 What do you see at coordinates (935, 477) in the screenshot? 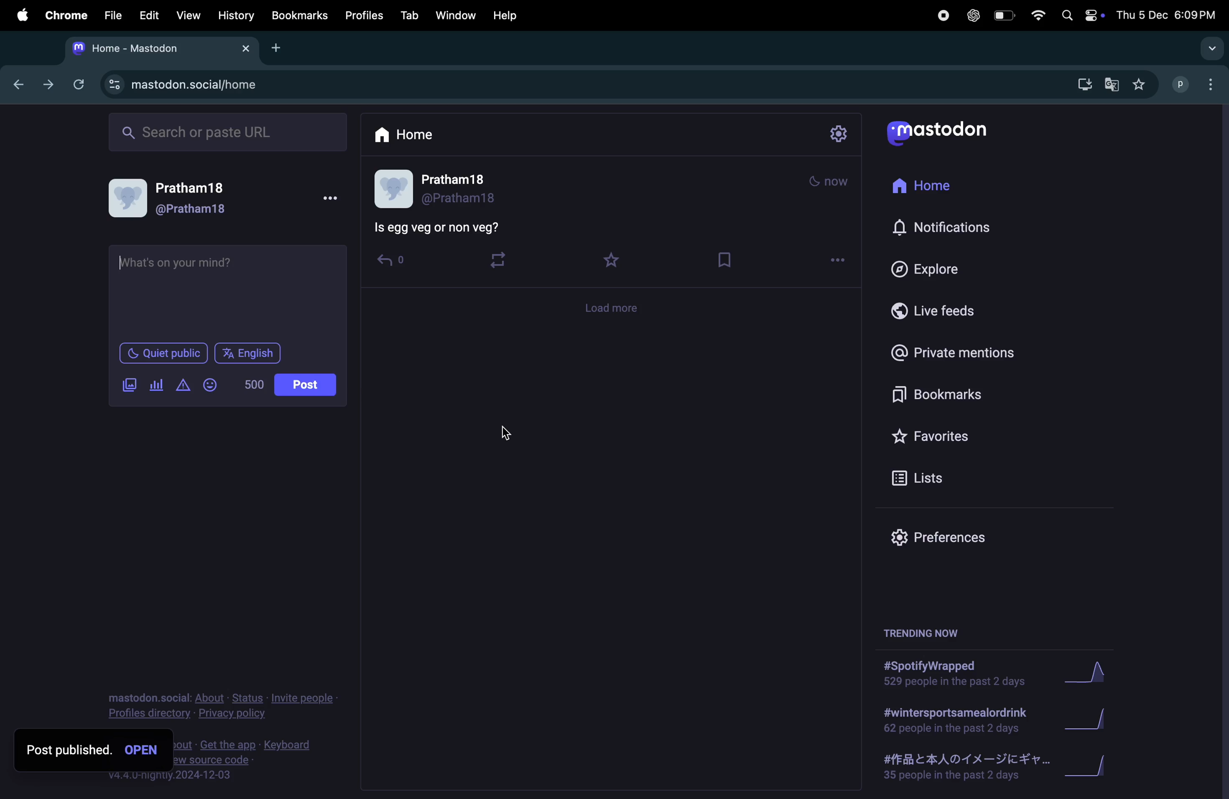
I see `lists` at bounding box center [935, 477].